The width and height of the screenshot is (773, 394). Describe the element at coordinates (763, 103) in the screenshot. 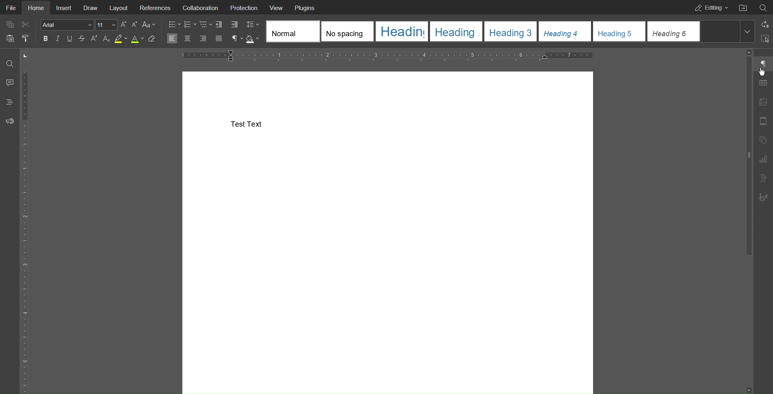

I see `Image Settings` at that location.